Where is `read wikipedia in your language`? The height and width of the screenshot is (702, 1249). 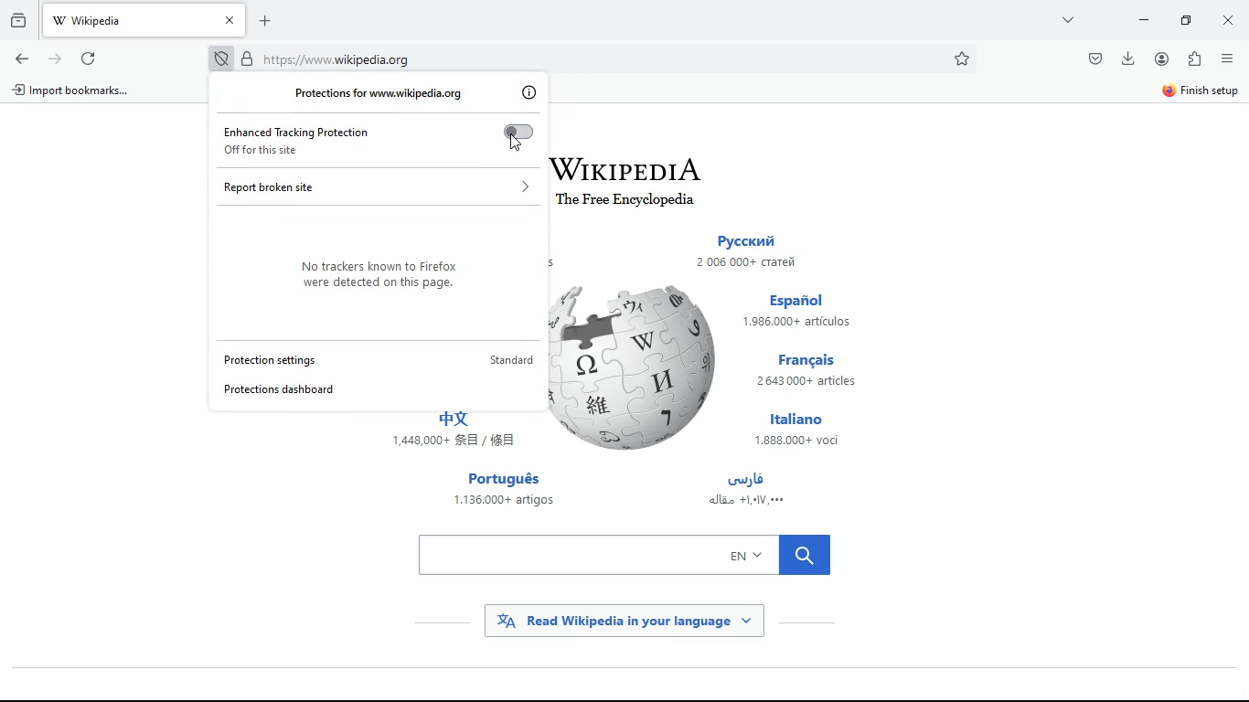
read wikipedia in your language is located at coordinates (623, 621).